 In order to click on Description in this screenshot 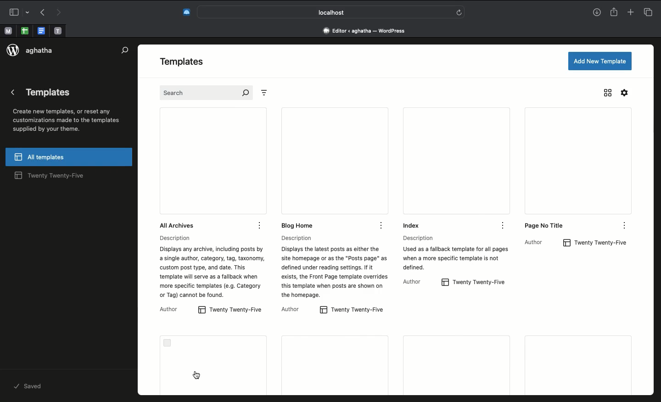, I will do `click(336, 267)`.